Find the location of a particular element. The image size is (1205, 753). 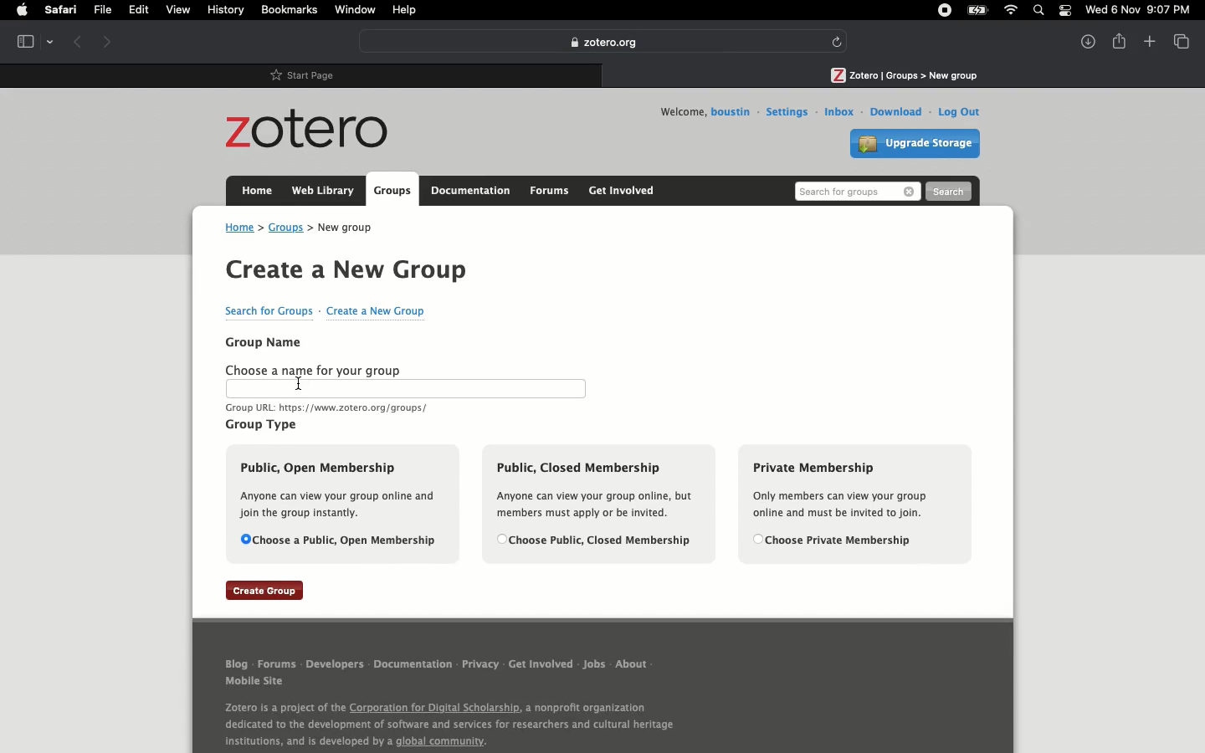

Forward is located at coordinates (107, 40).